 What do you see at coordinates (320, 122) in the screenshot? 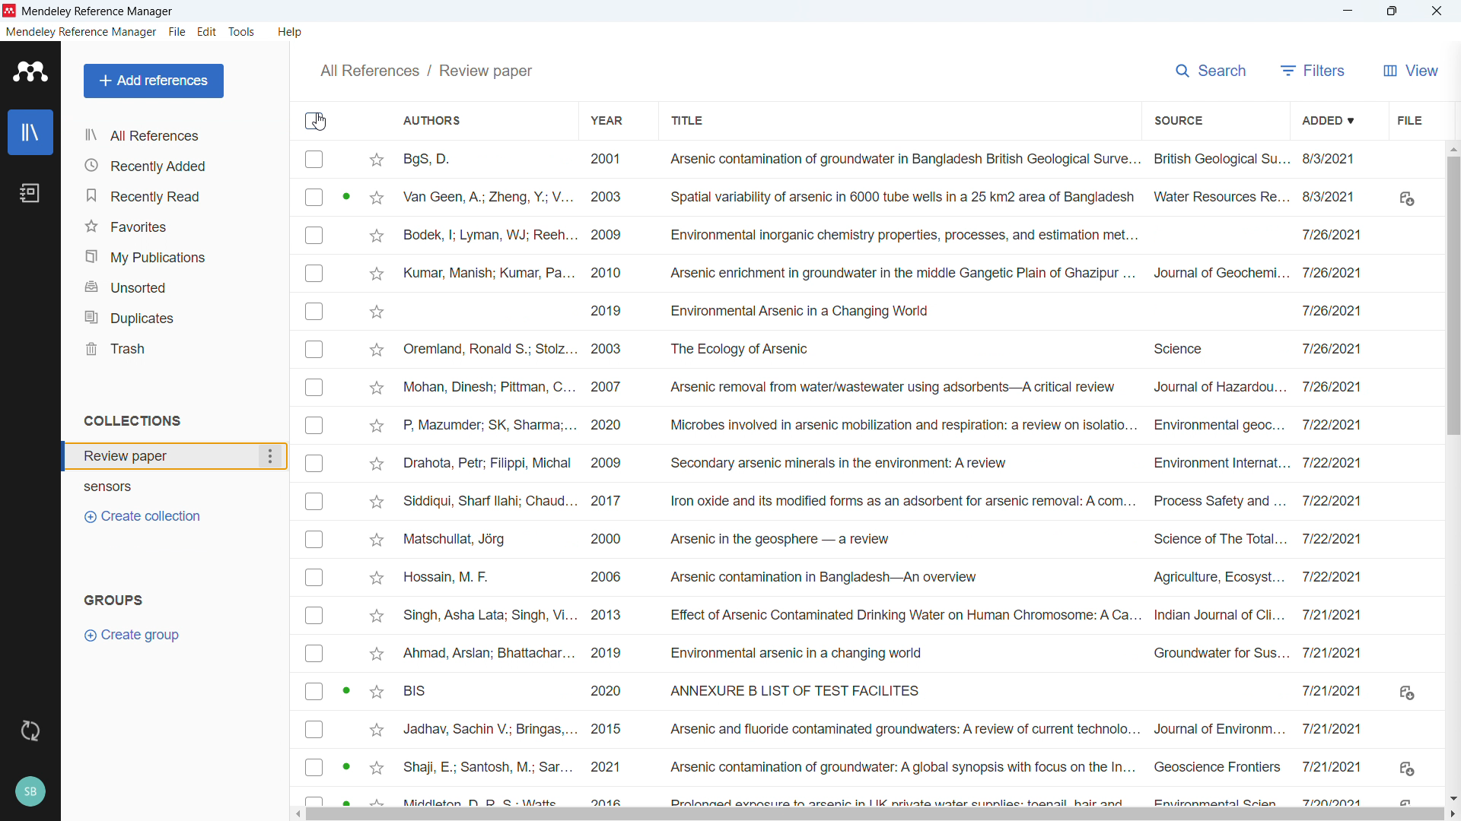
I see `Cursor` at bounding box center [320, 122].